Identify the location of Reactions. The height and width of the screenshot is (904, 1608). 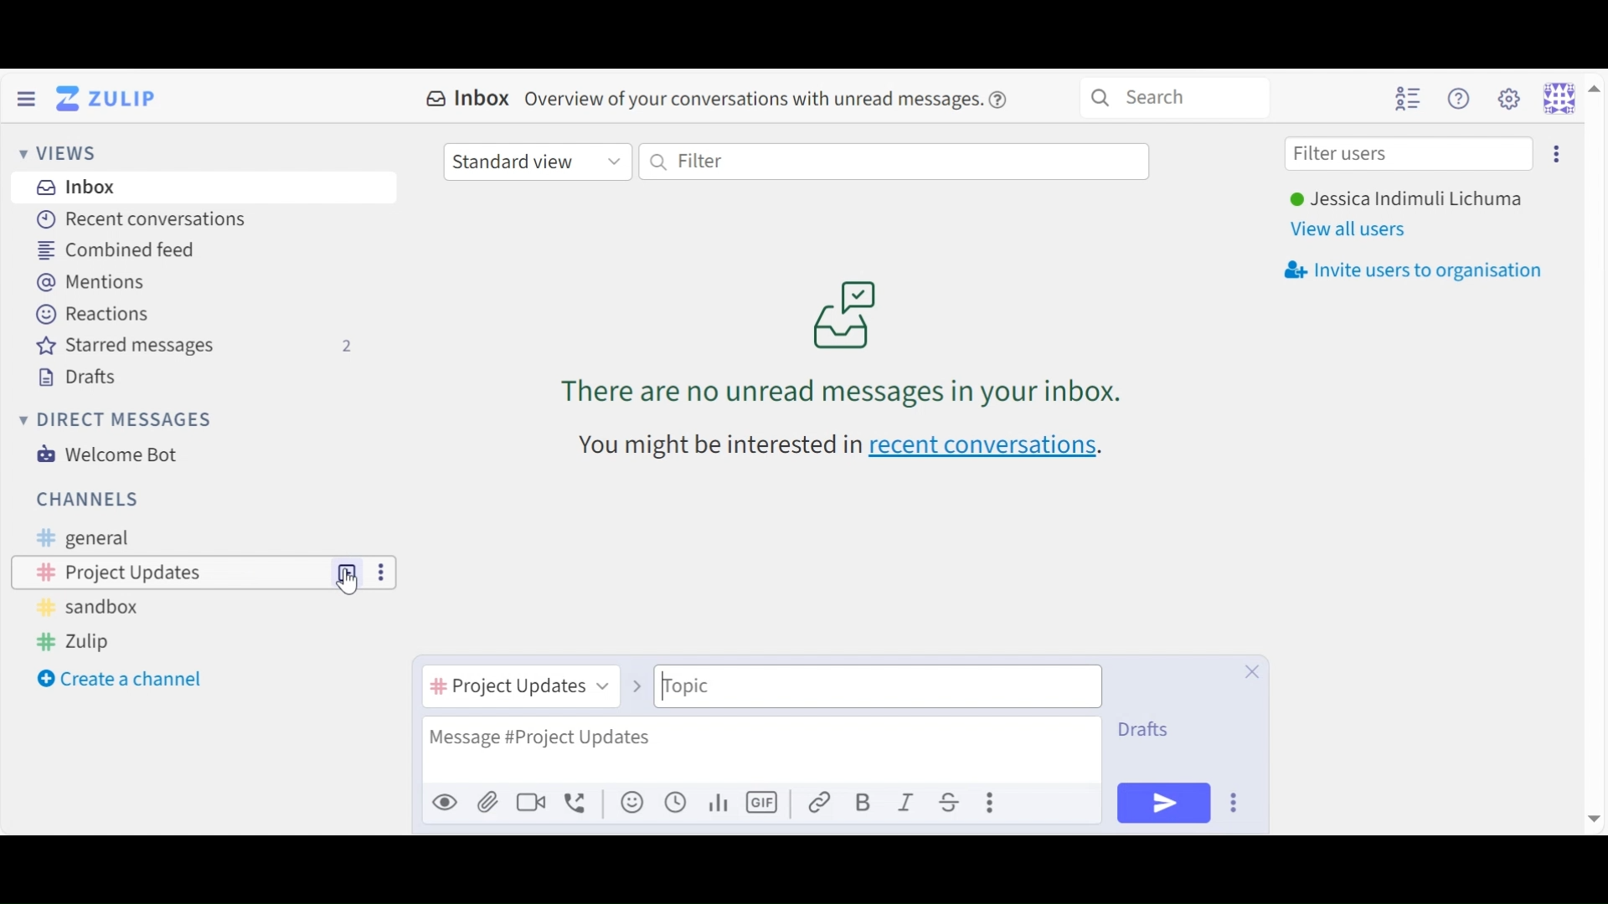
(92, 312).